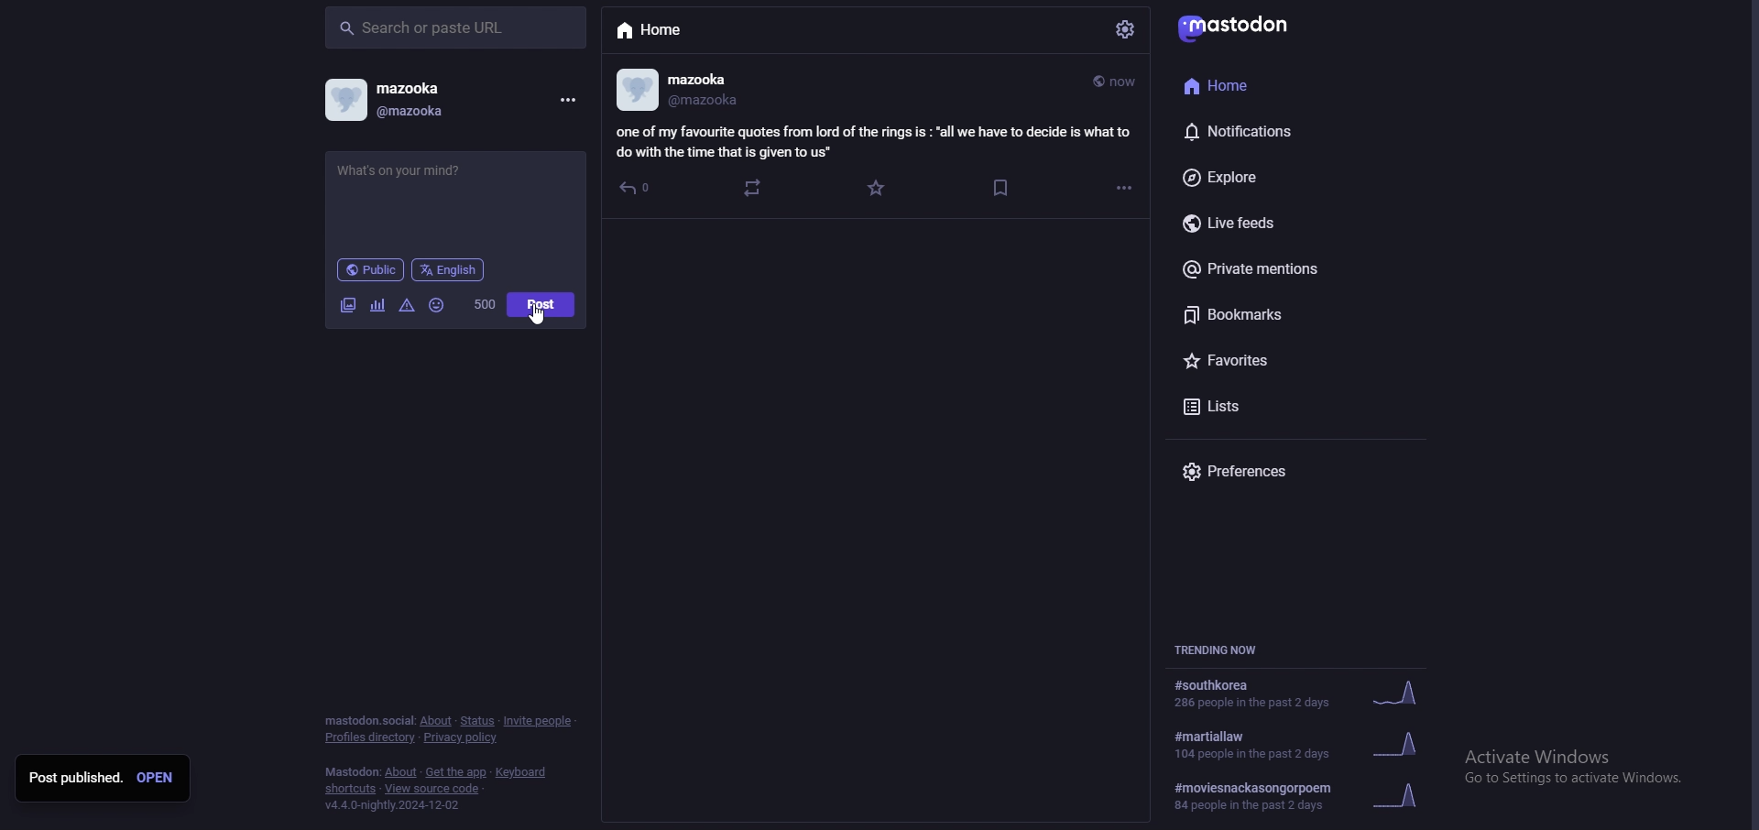 Image resolution: width=1759 pixels, height=830 pixels. Describe the element at coordinates (1115, 80) in the screenshot. I see `time` at that location.